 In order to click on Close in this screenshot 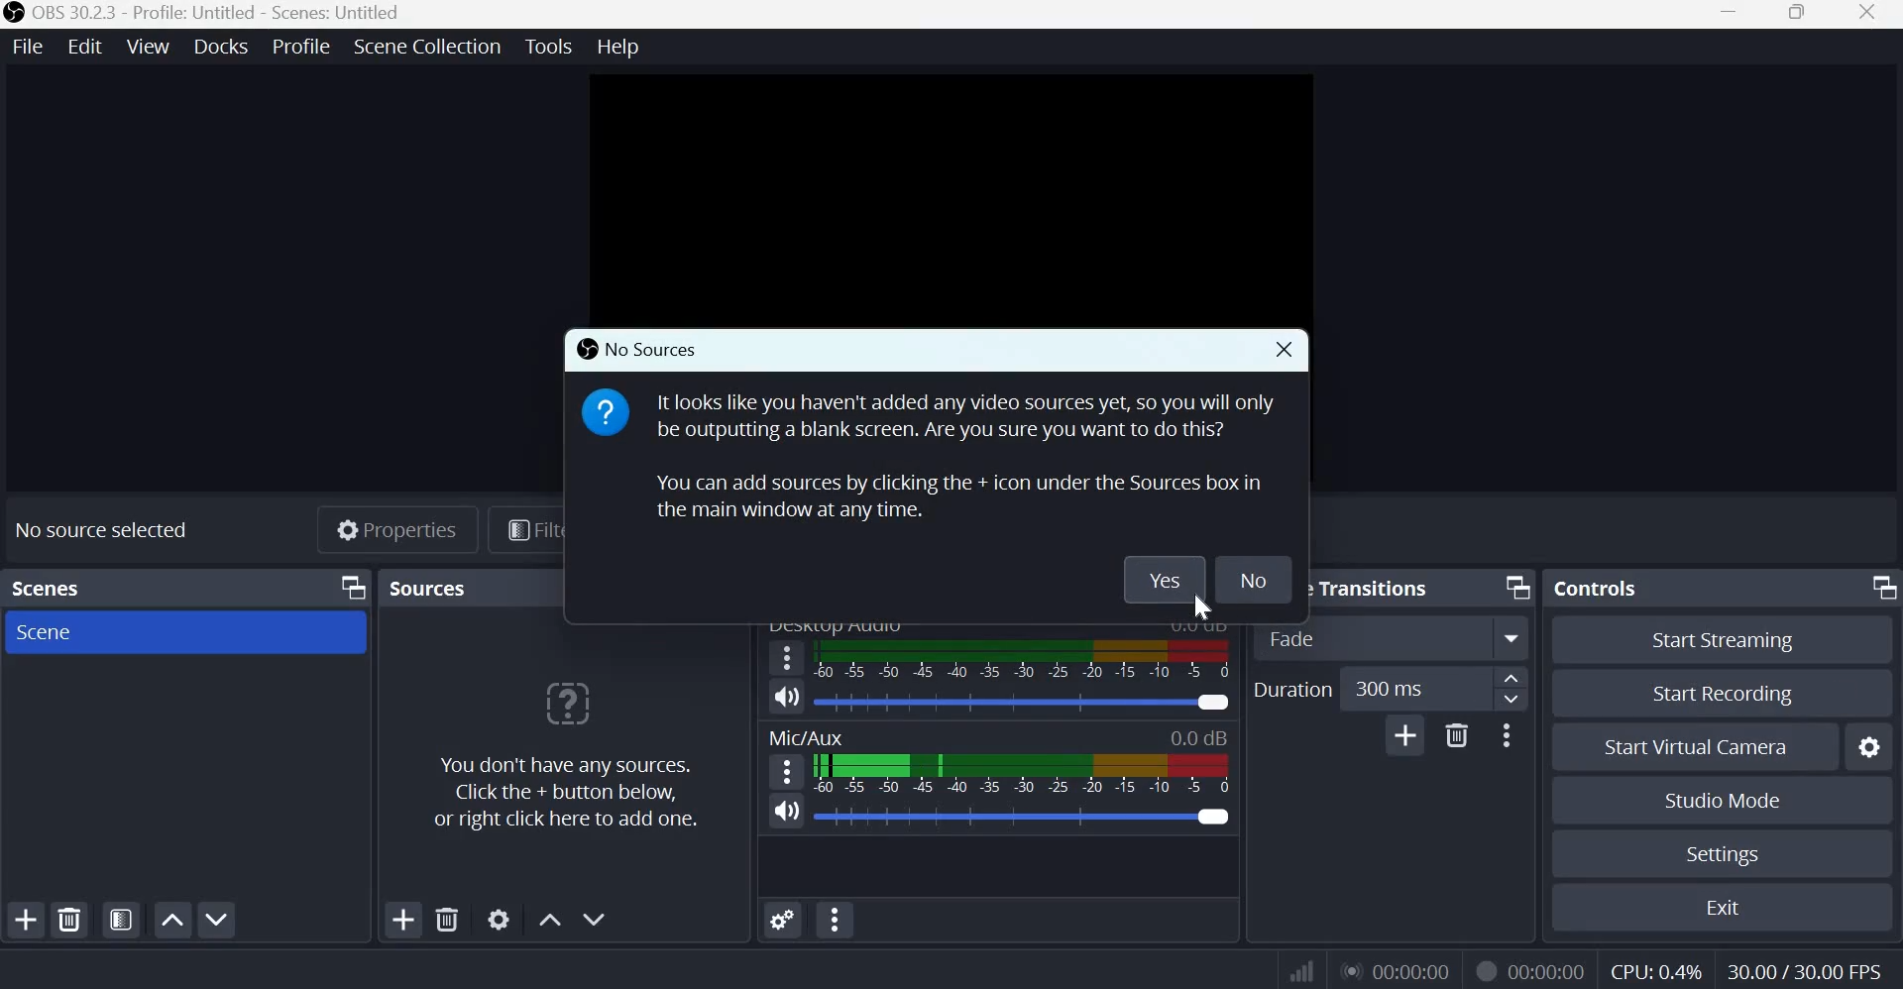, I will do `click(1866, 14)`.